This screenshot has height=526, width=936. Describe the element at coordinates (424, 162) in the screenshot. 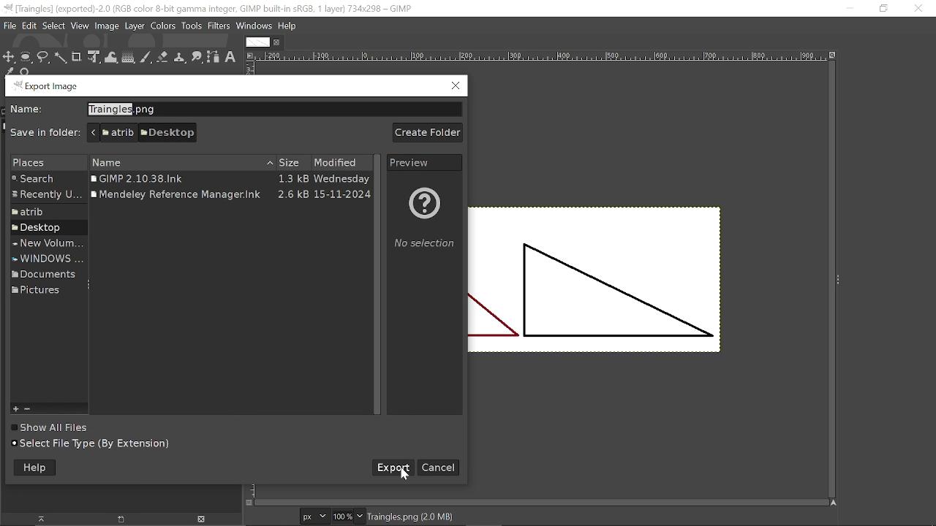

I see `Preview` at that location.